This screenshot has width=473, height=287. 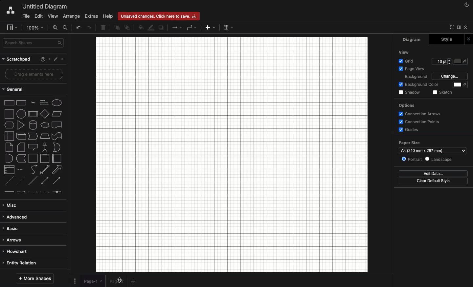 What do you see at coordinates (128, 28) in the screenshot?
I see `To back` at bounding box center [128, 28].